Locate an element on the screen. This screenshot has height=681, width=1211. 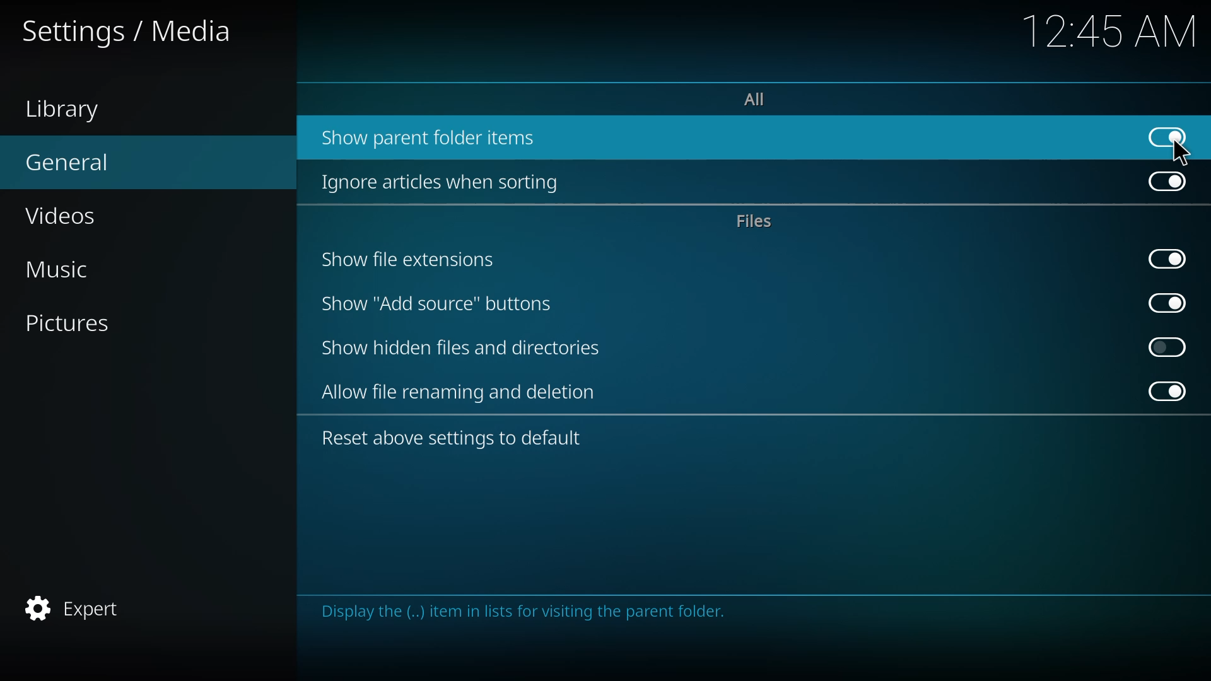
music is located at coordinates (72, 266).